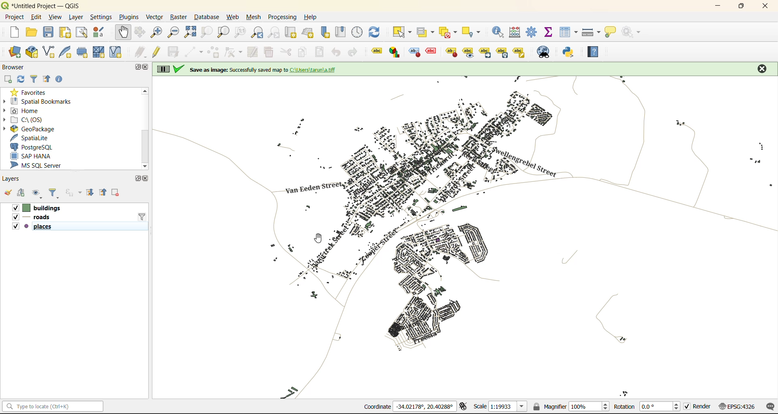  Describe the element at coordinates (178, 16) in the screenshot. I see `raster` at that location.